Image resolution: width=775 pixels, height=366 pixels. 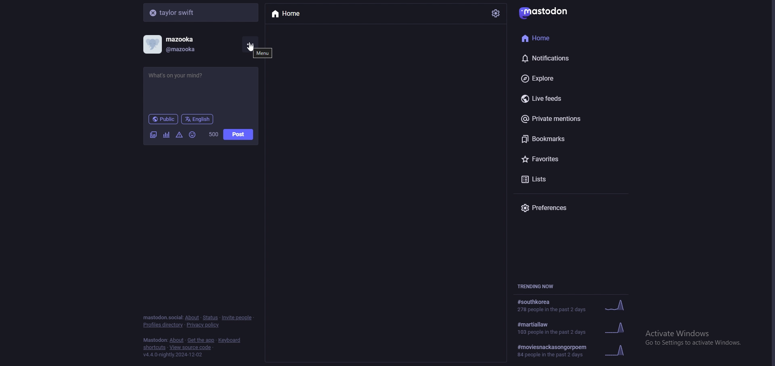 I want to click on mastodon, so click(x=162, y=317).